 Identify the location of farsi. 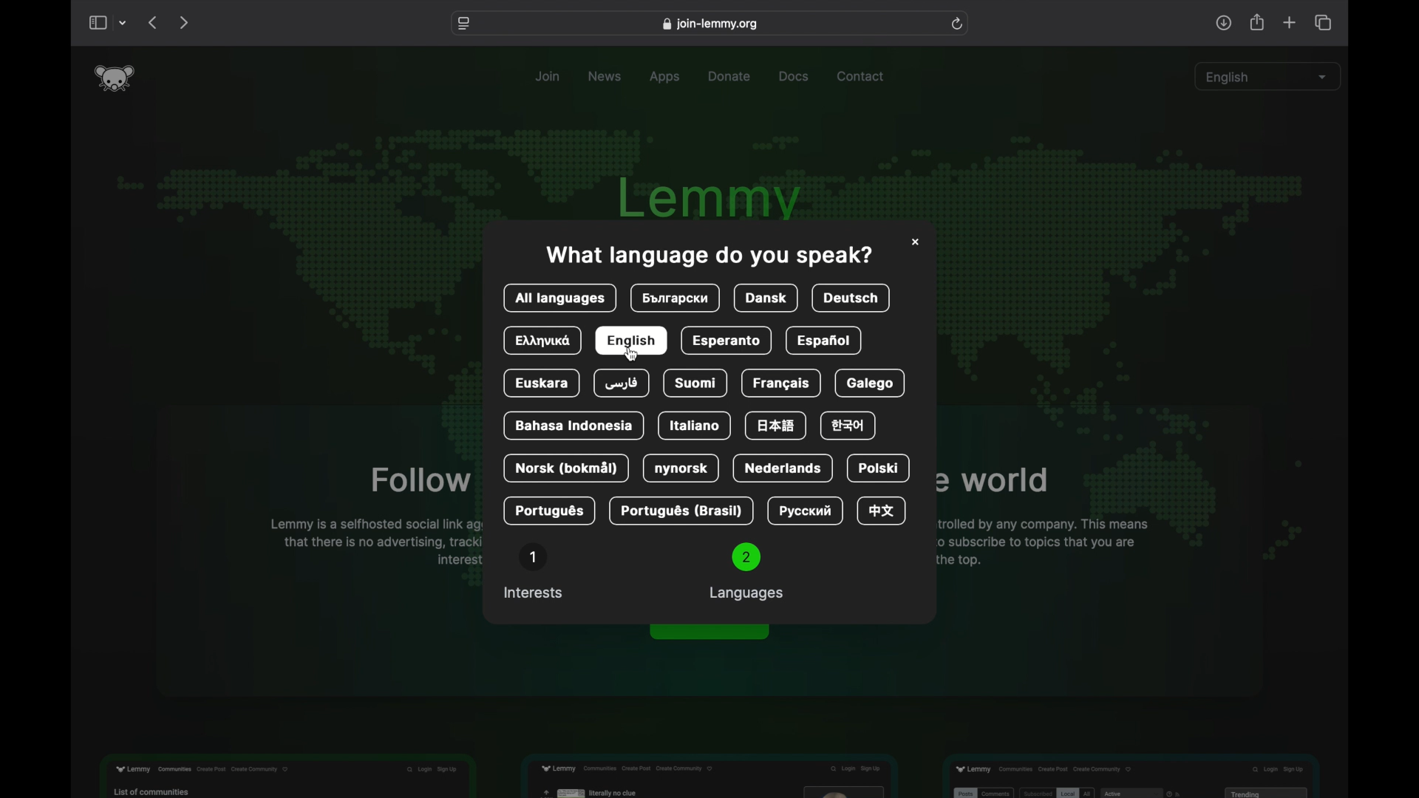
(622, 384).